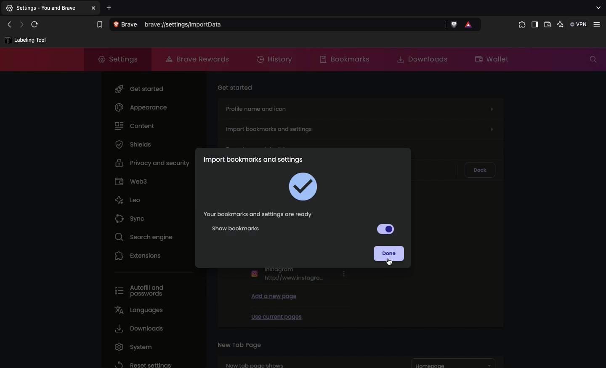 This screenshot has width=606, height=368. What do you see at coordinates (454, 363) in the screenshot?
I see `Homepage` at bounding box center [454, 363].